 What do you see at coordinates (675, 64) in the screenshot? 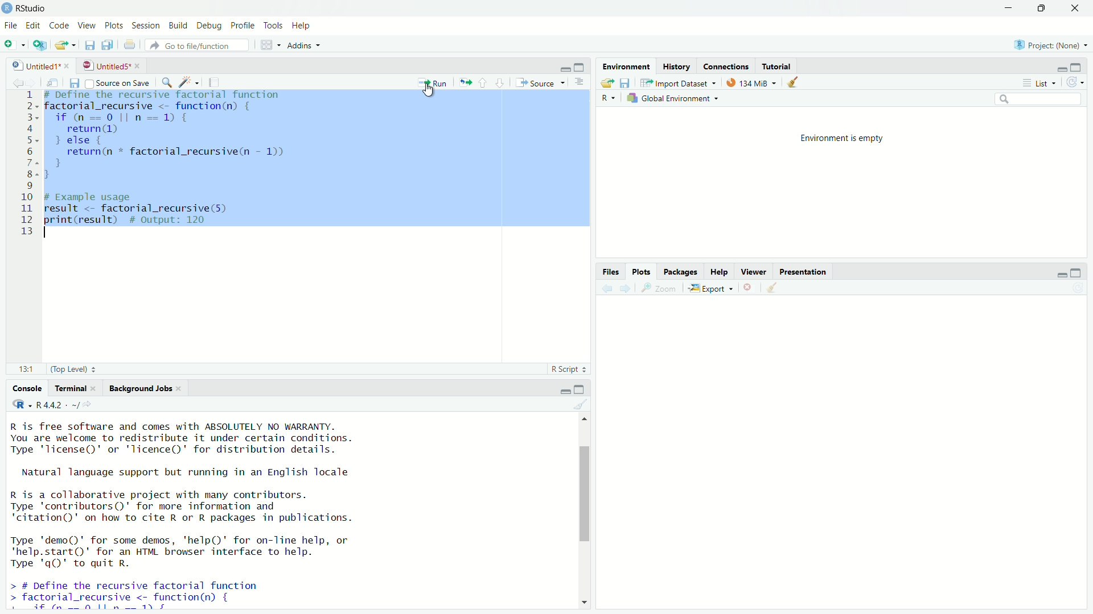
I see `History` at bounding box center [675, 64].